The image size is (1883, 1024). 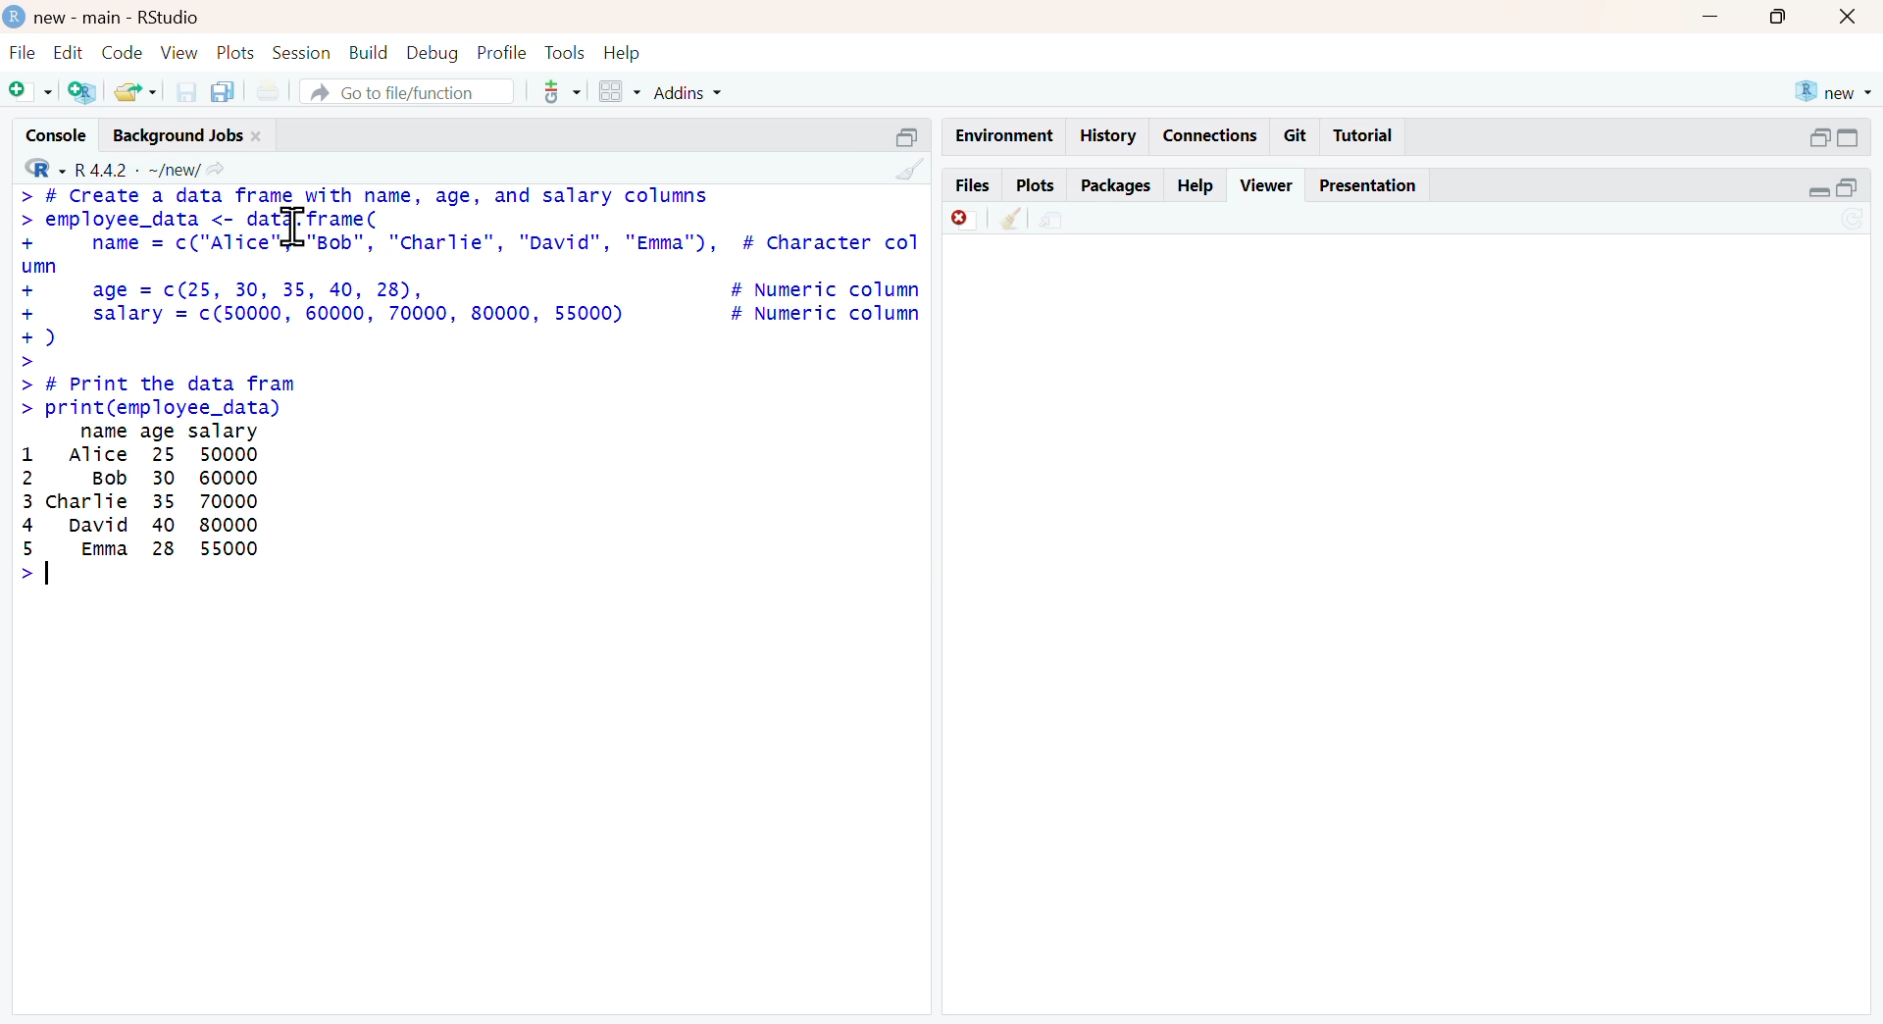 I want to click on Tutorial, so click(x=1369, y=135).